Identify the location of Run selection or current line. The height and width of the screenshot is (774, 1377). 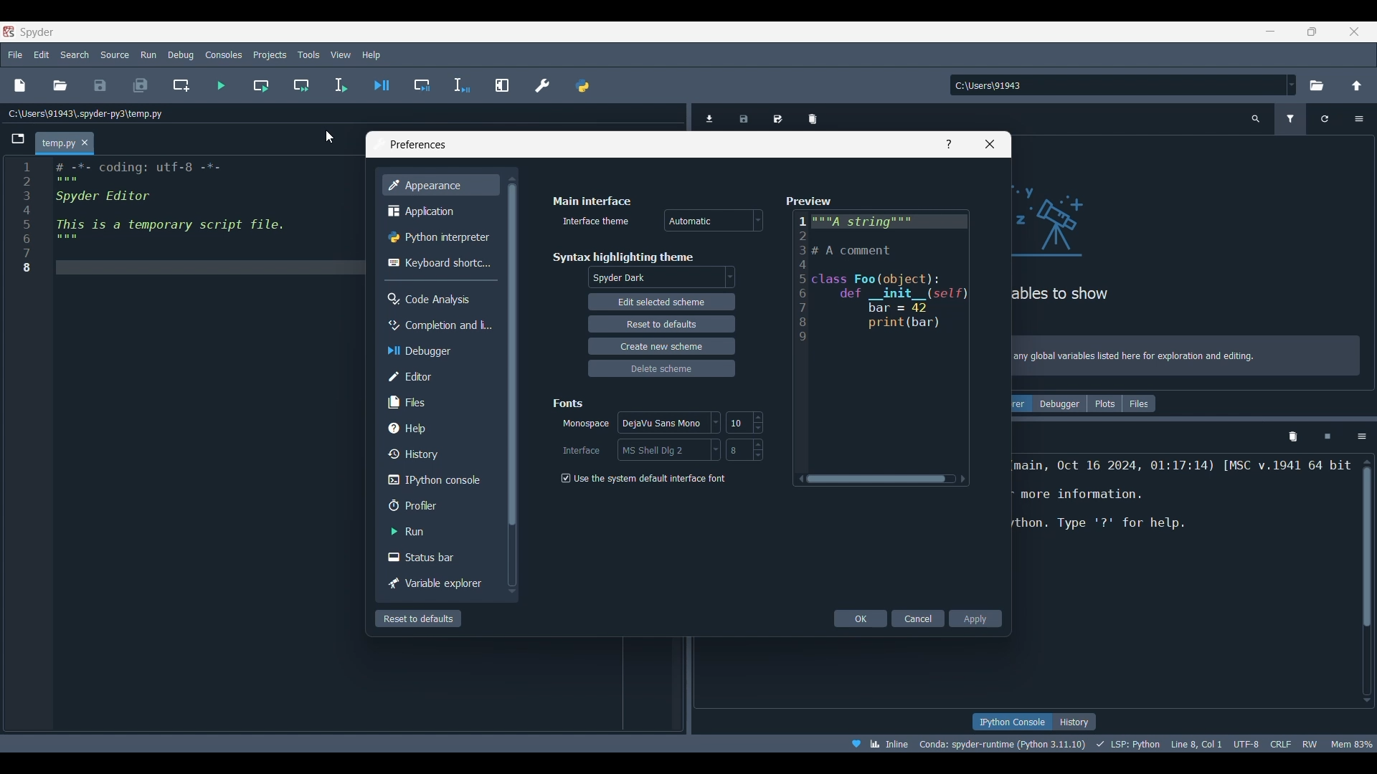
(340, 85).